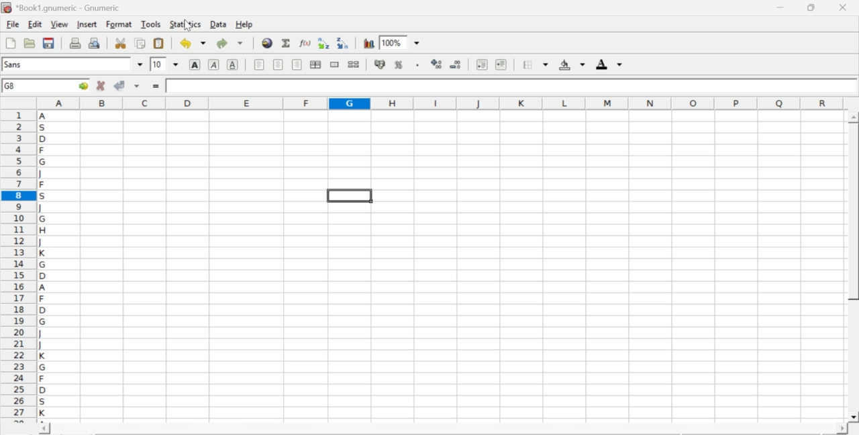 The width and height of the screenshot is (859, 435). What do you see at coordinates (438, 102) in the screenshot?
I see `column names` at bounding box center [438, 102].